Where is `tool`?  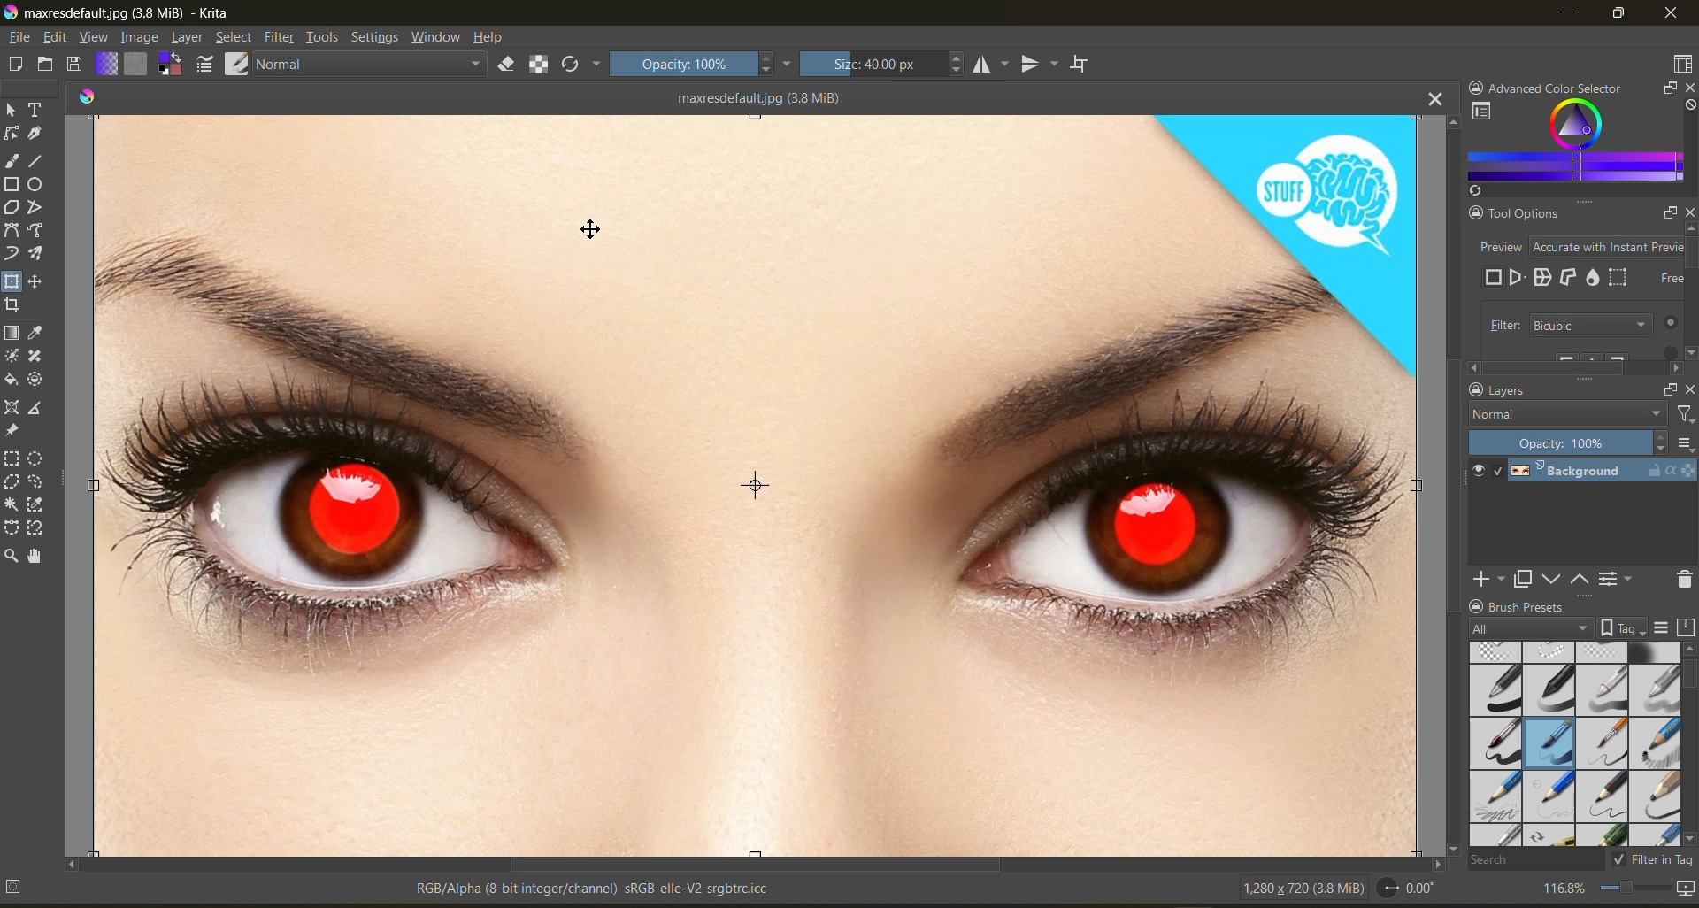 tool is located at coordinates (37, 528).